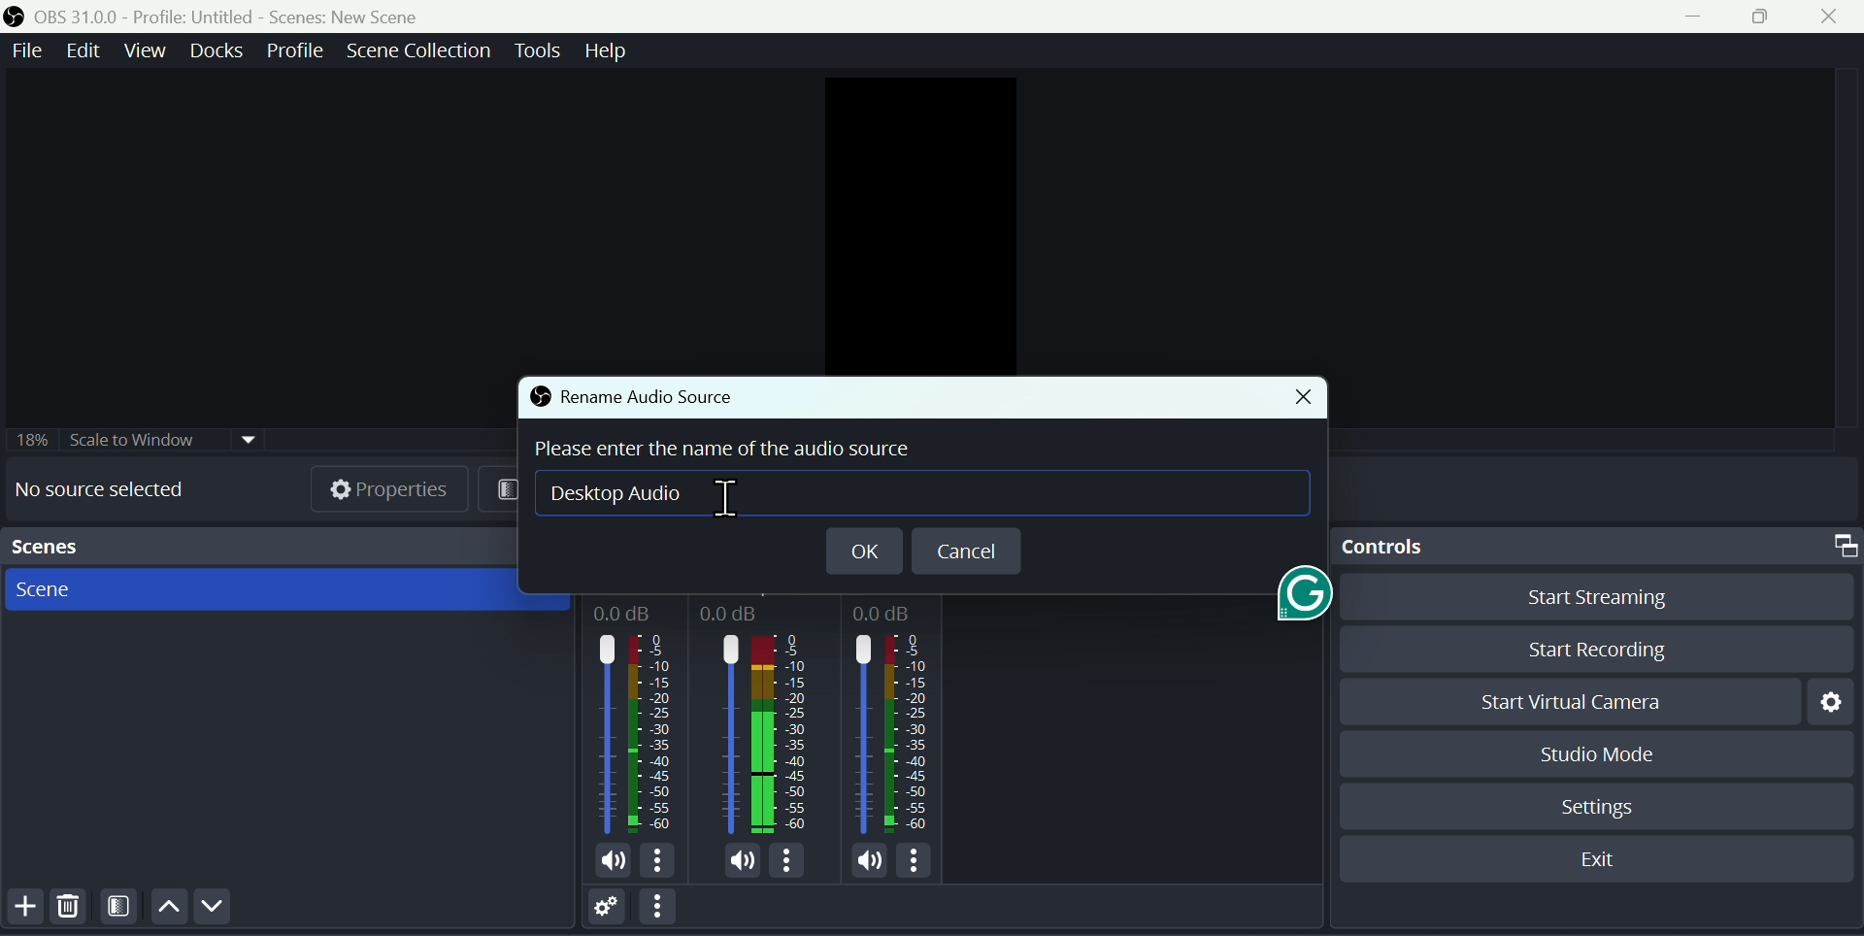  I want to click on Audiobar, so click(767, 735).